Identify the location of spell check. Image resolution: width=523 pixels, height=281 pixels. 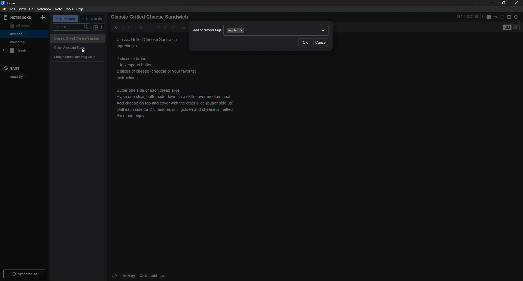
(492, 17).